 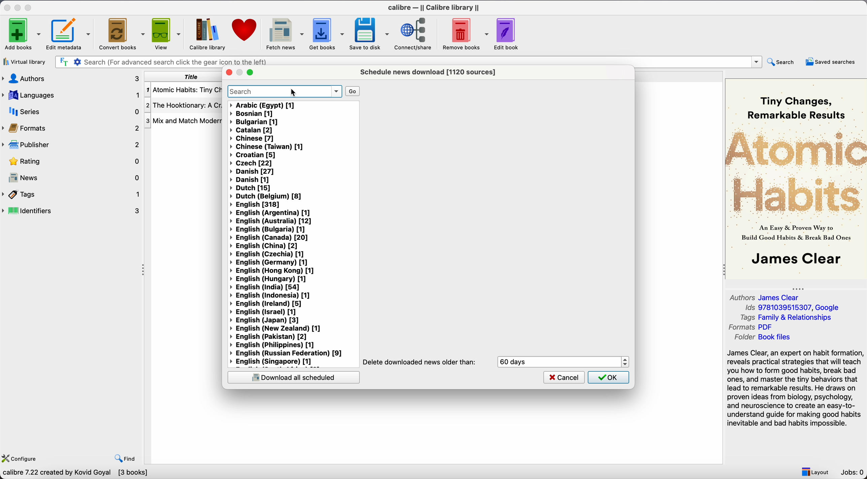 What do you see at coordinates (465, 33) in the screenshot?
I see `remove books` at bounding box center [465, 33].